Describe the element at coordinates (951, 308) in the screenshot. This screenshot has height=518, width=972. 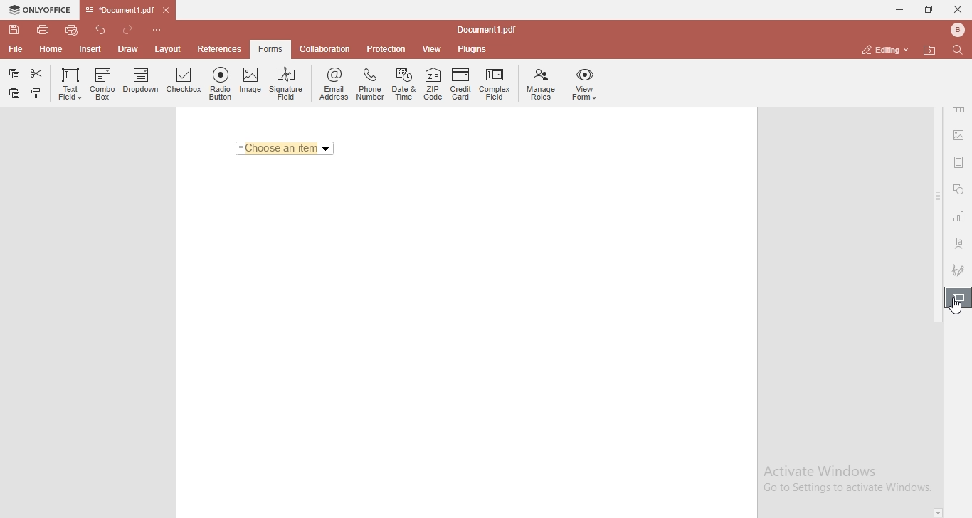
I see `cursor` at that location.